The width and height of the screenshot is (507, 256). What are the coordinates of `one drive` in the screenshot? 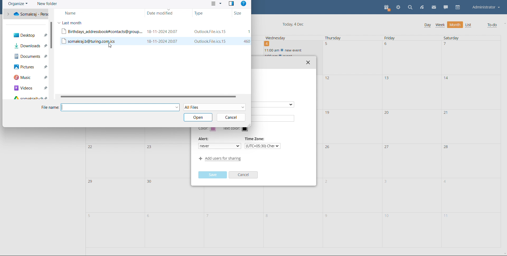 It's located at (27, 14).